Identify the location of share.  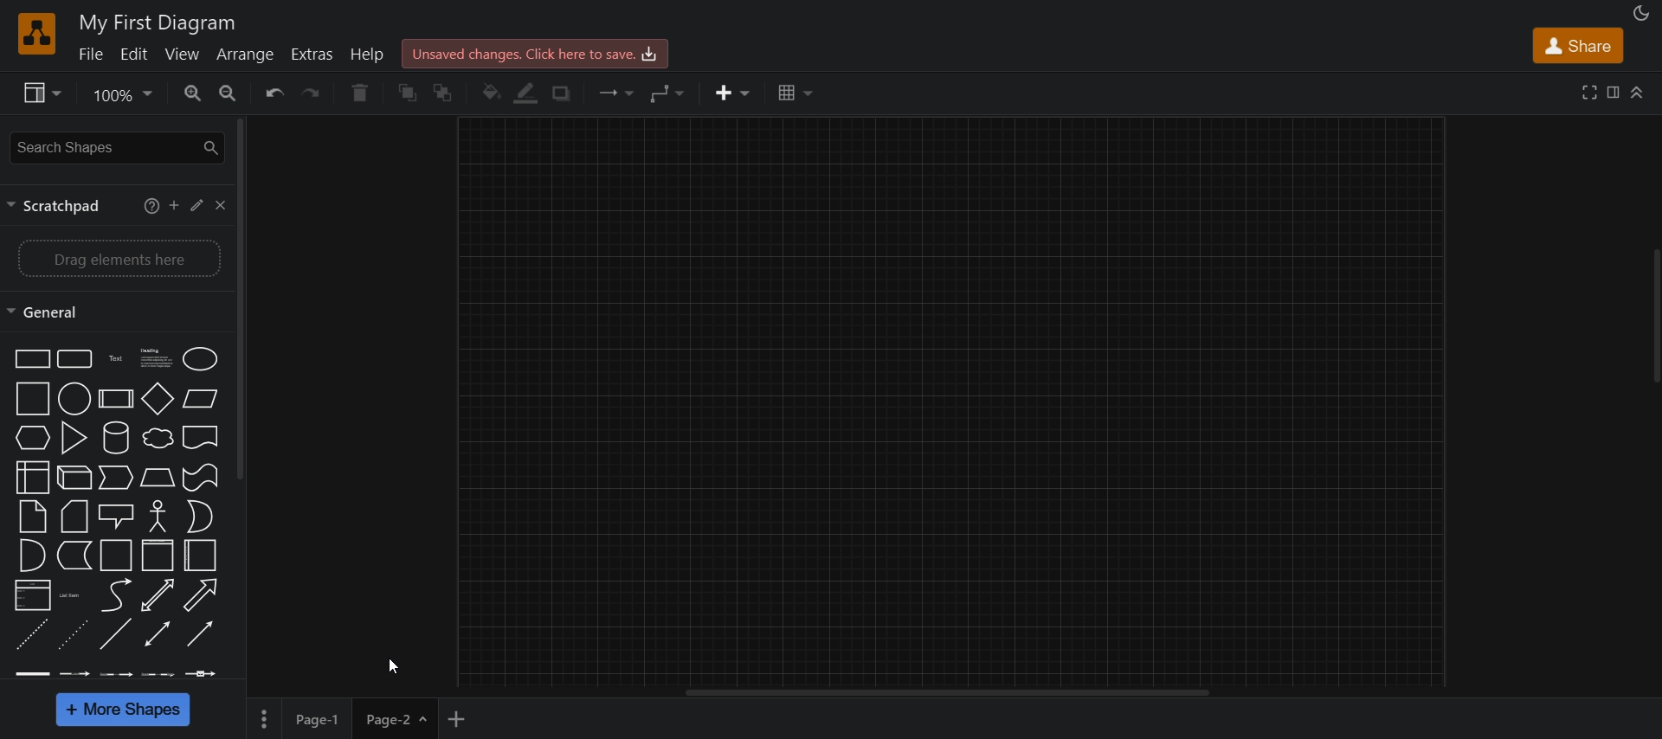
(1577, 47).